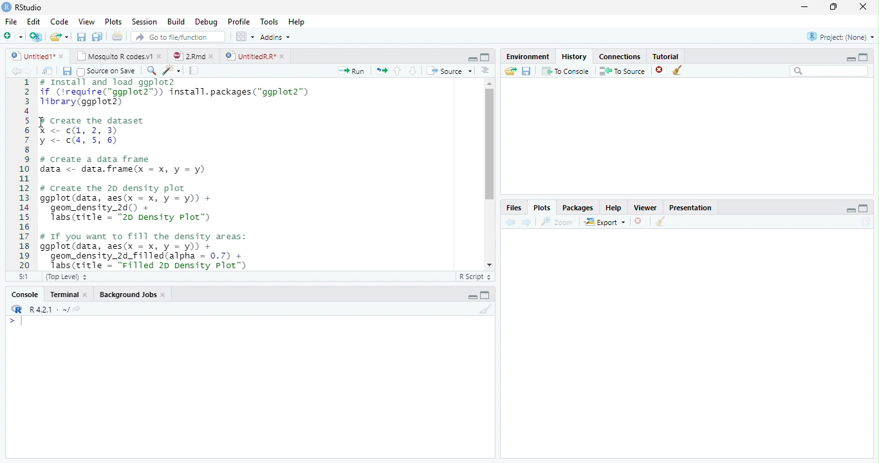 This screenshot has height=463, width=879. I want to click on Debug, so click(207, 23).